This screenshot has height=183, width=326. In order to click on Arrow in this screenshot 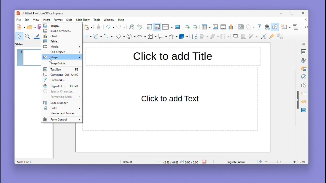, I will do `click(86, 36)`.